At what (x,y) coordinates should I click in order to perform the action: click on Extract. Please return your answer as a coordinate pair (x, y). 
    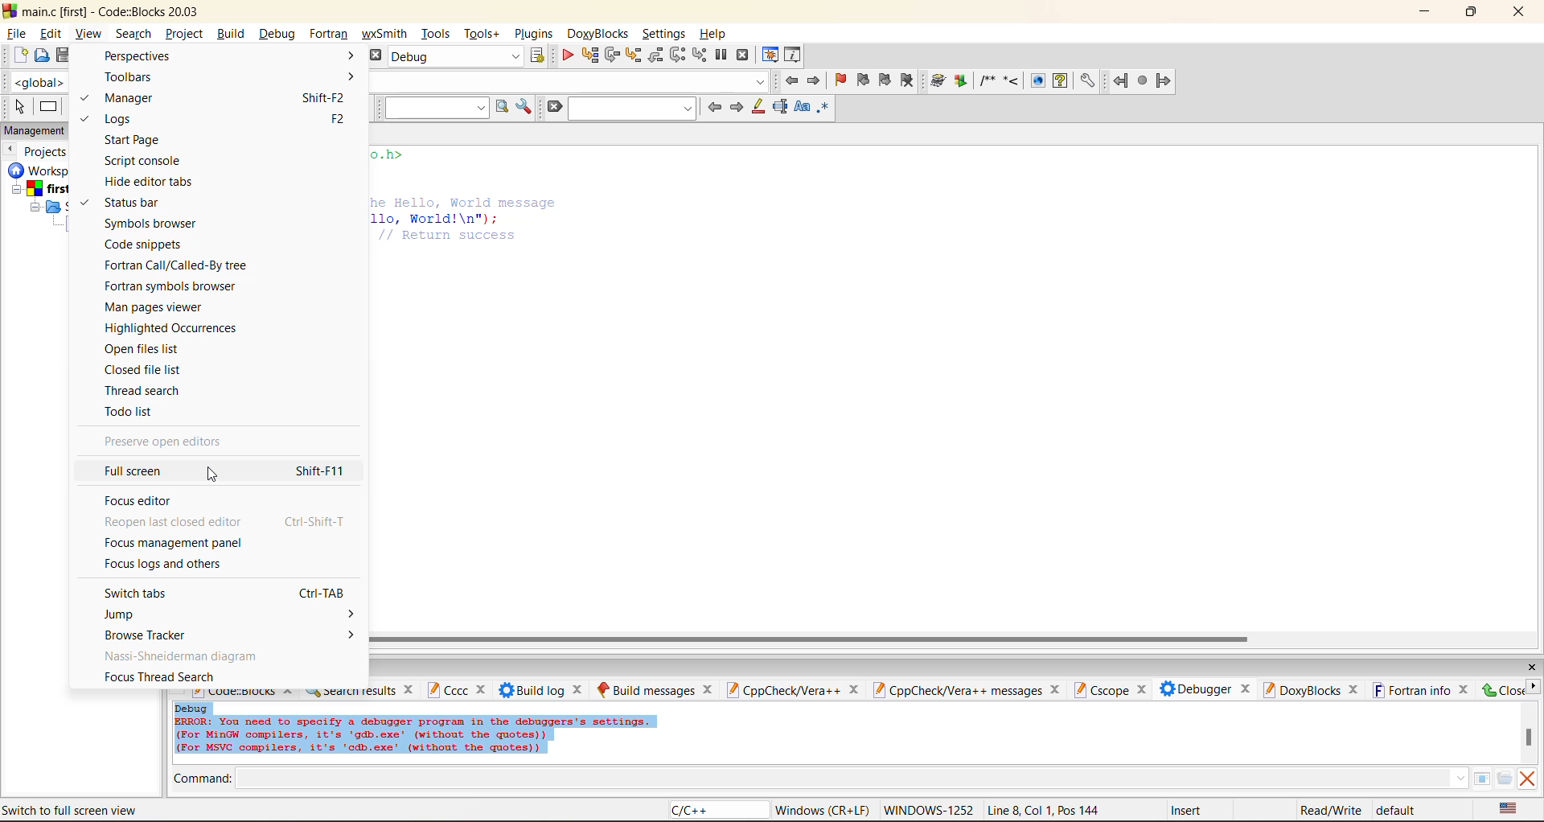
    Looking at the image, I should click on (960, 80).